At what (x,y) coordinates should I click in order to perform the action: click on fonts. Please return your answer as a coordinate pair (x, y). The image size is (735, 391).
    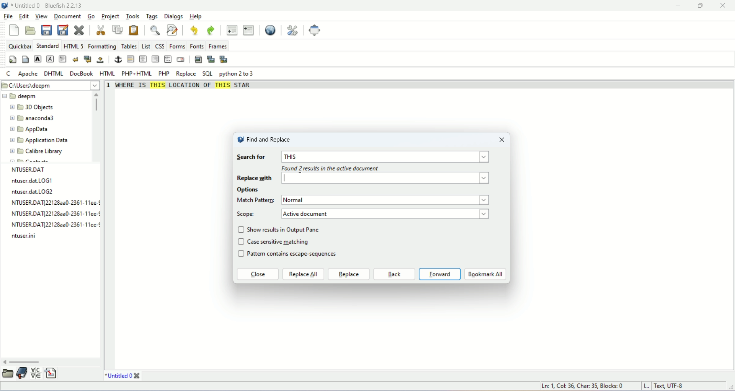
    Looking at the image, I should click on (198, 46).